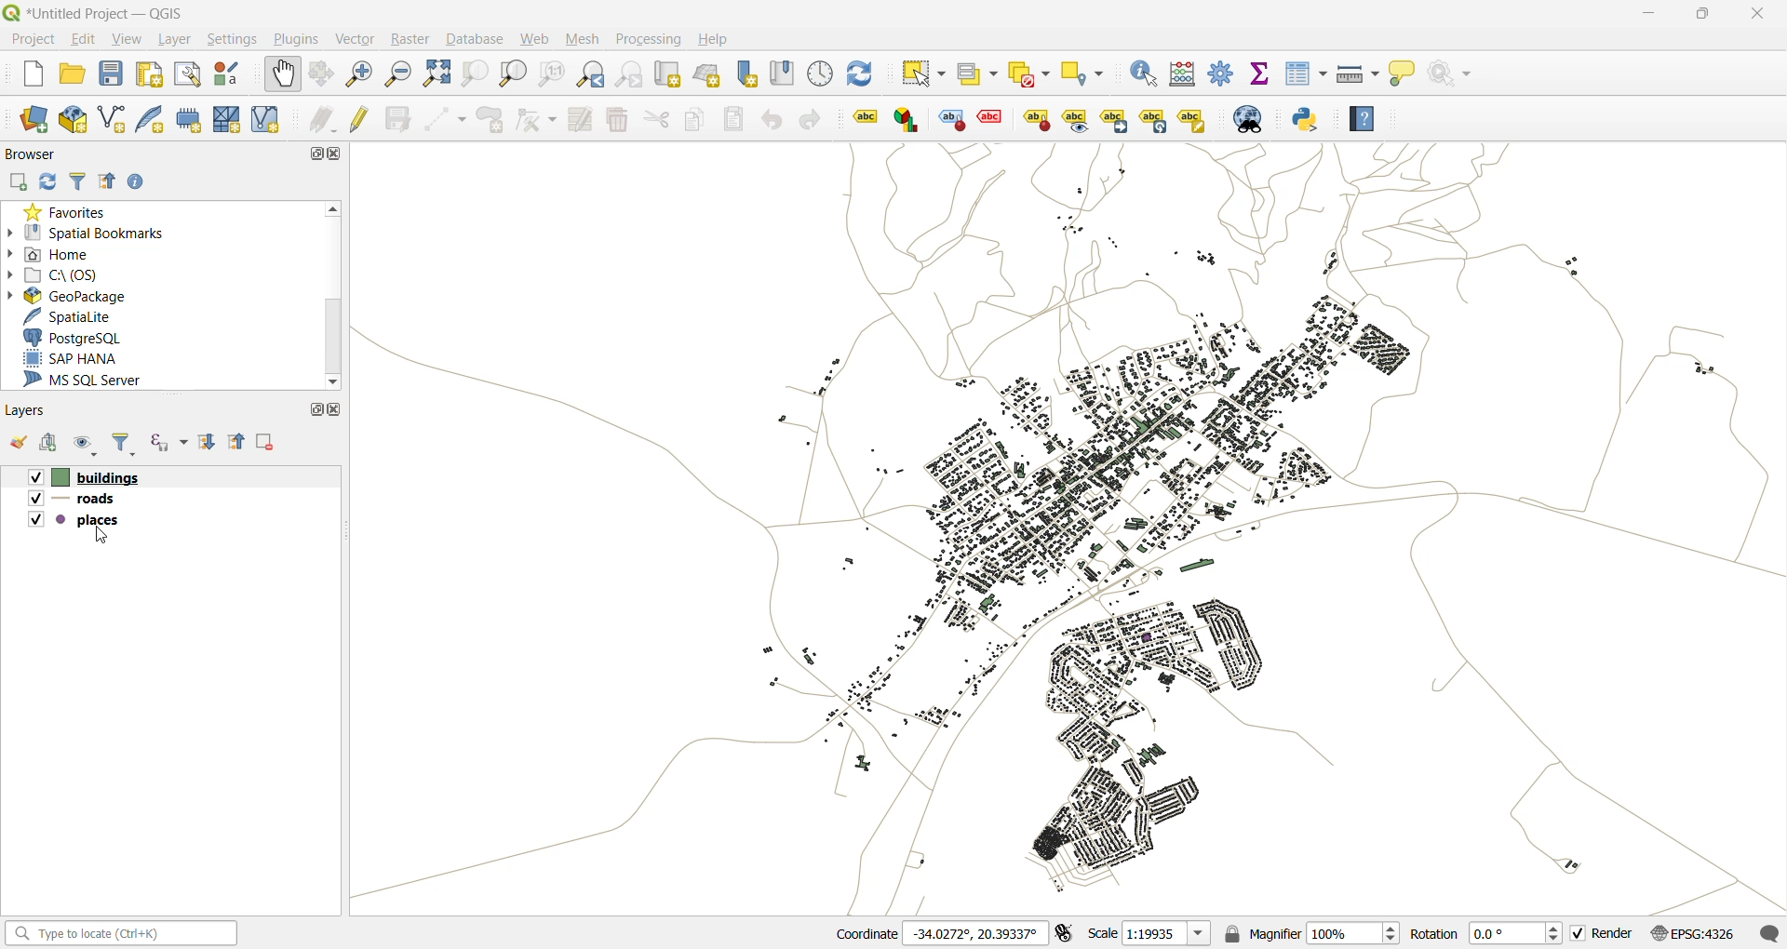  What do you see at coordinates (48, 181) in the screenshot?
I see `refresh` at bounding box center [48, 181].